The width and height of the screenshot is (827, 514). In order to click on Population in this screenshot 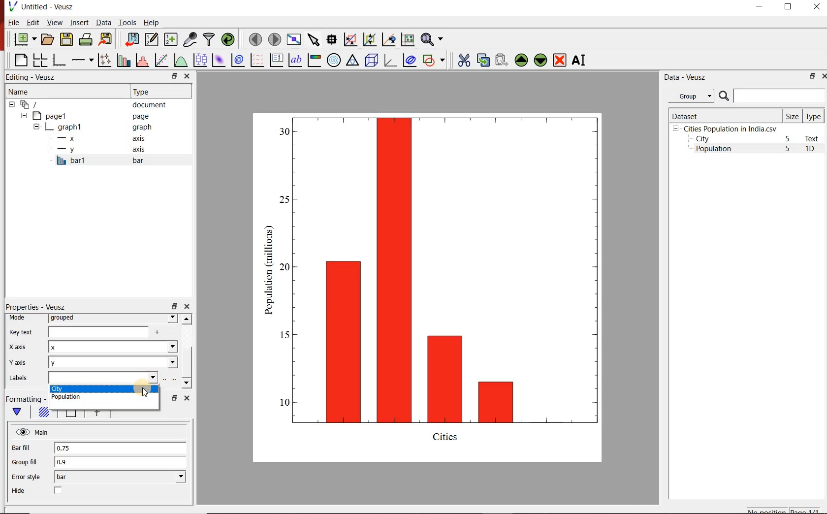, I will do `click(714, 150)`.